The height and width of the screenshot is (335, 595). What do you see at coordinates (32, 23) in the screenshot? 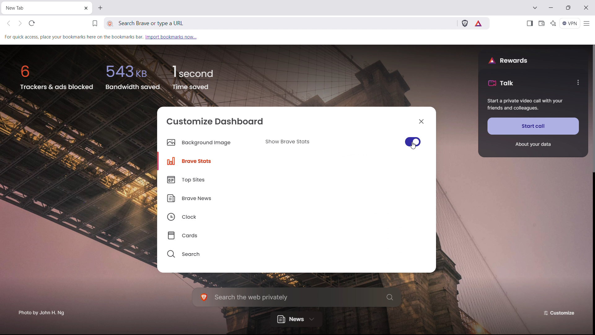
I see `reload this page` at bounding box center [32, 23].